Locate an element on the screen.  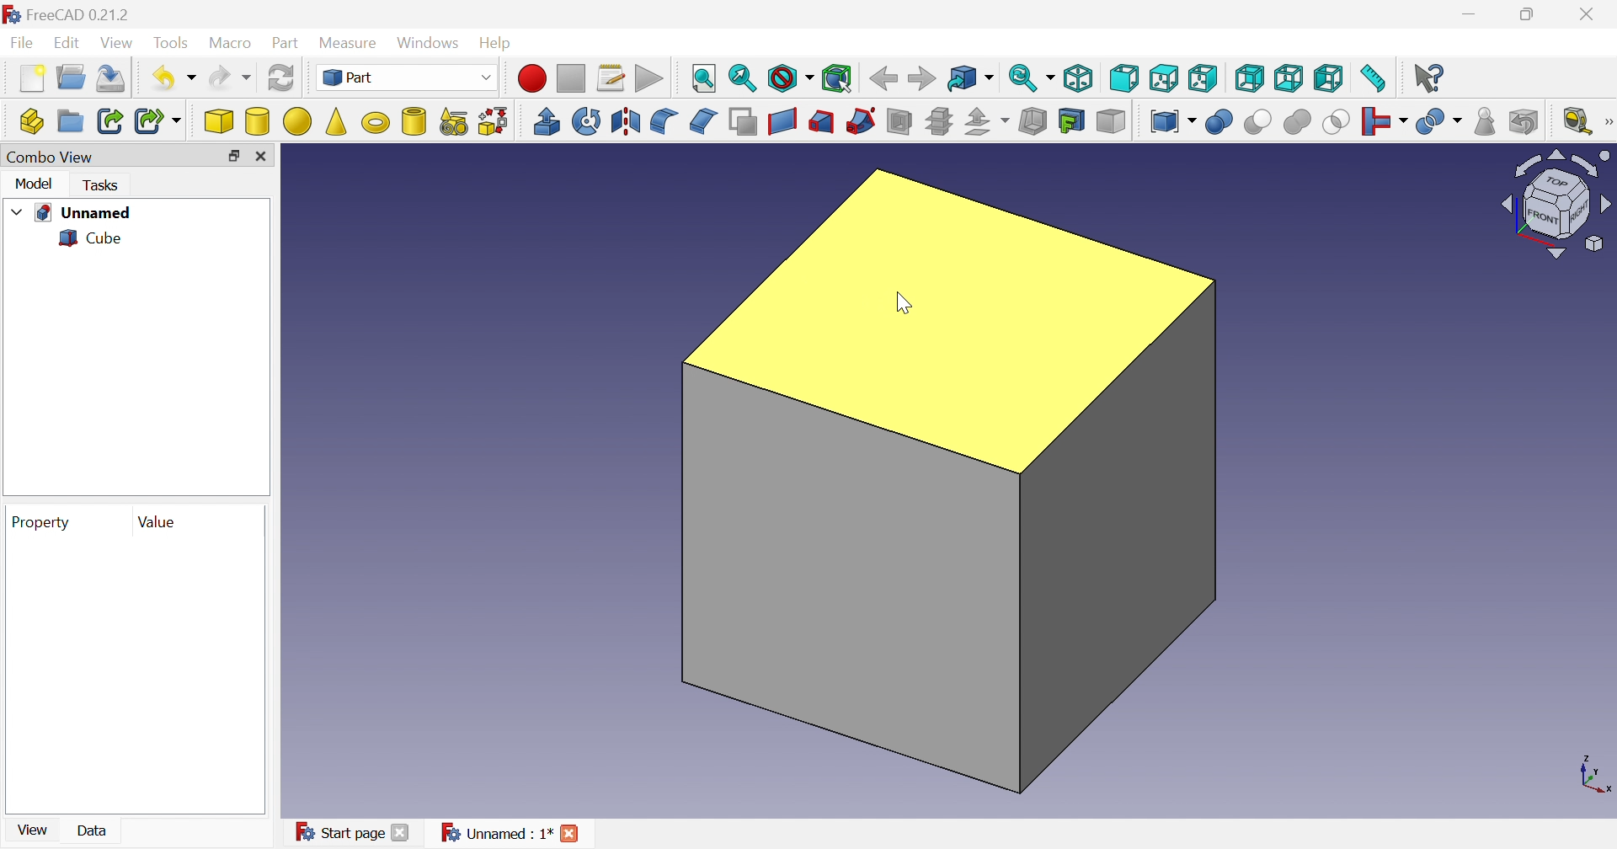
Cube is located at coordinates (217, 121).